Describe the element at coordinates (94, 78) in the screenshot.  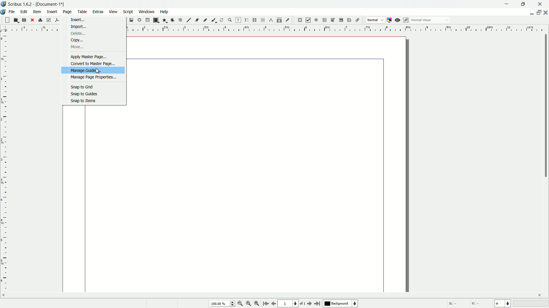
I see `manage page properties` at that location.